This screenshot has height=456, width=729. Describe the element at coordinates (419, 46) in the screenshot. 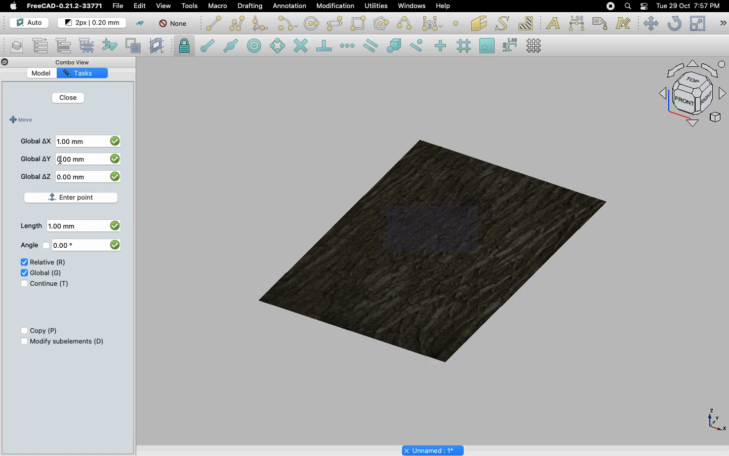

I see `Snap near` at that location.